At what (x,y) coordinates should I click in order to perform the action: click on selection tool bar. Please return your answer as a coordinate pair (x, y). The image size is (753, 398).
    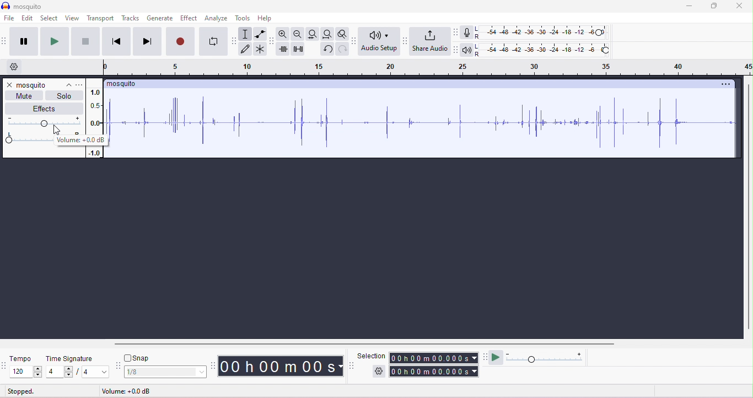
    Looking at the image, I should click on (351, 365).